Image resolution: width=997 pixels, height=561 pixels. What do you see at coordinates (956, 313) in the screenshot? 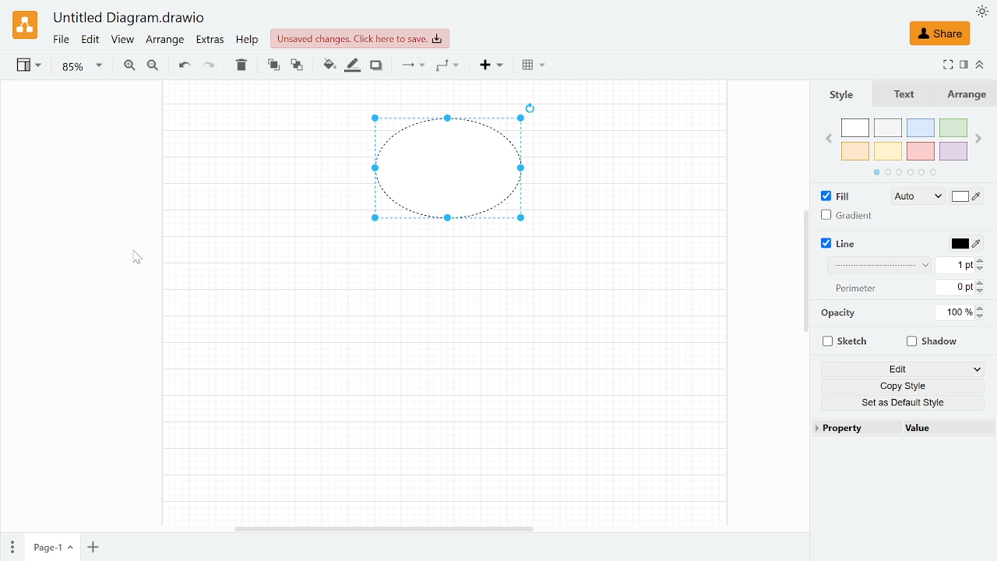
I see `Current opacity` at bounding box center [956, 313].